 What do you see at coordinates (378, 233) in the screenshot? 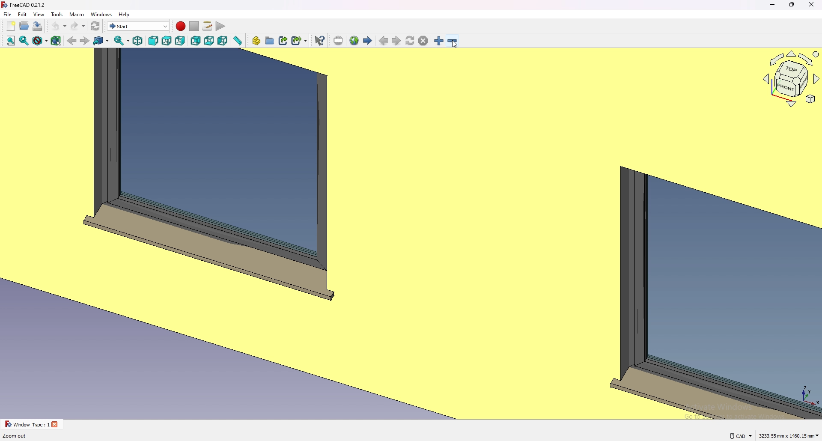
I see `workspace` at bounding box center [378, 233].